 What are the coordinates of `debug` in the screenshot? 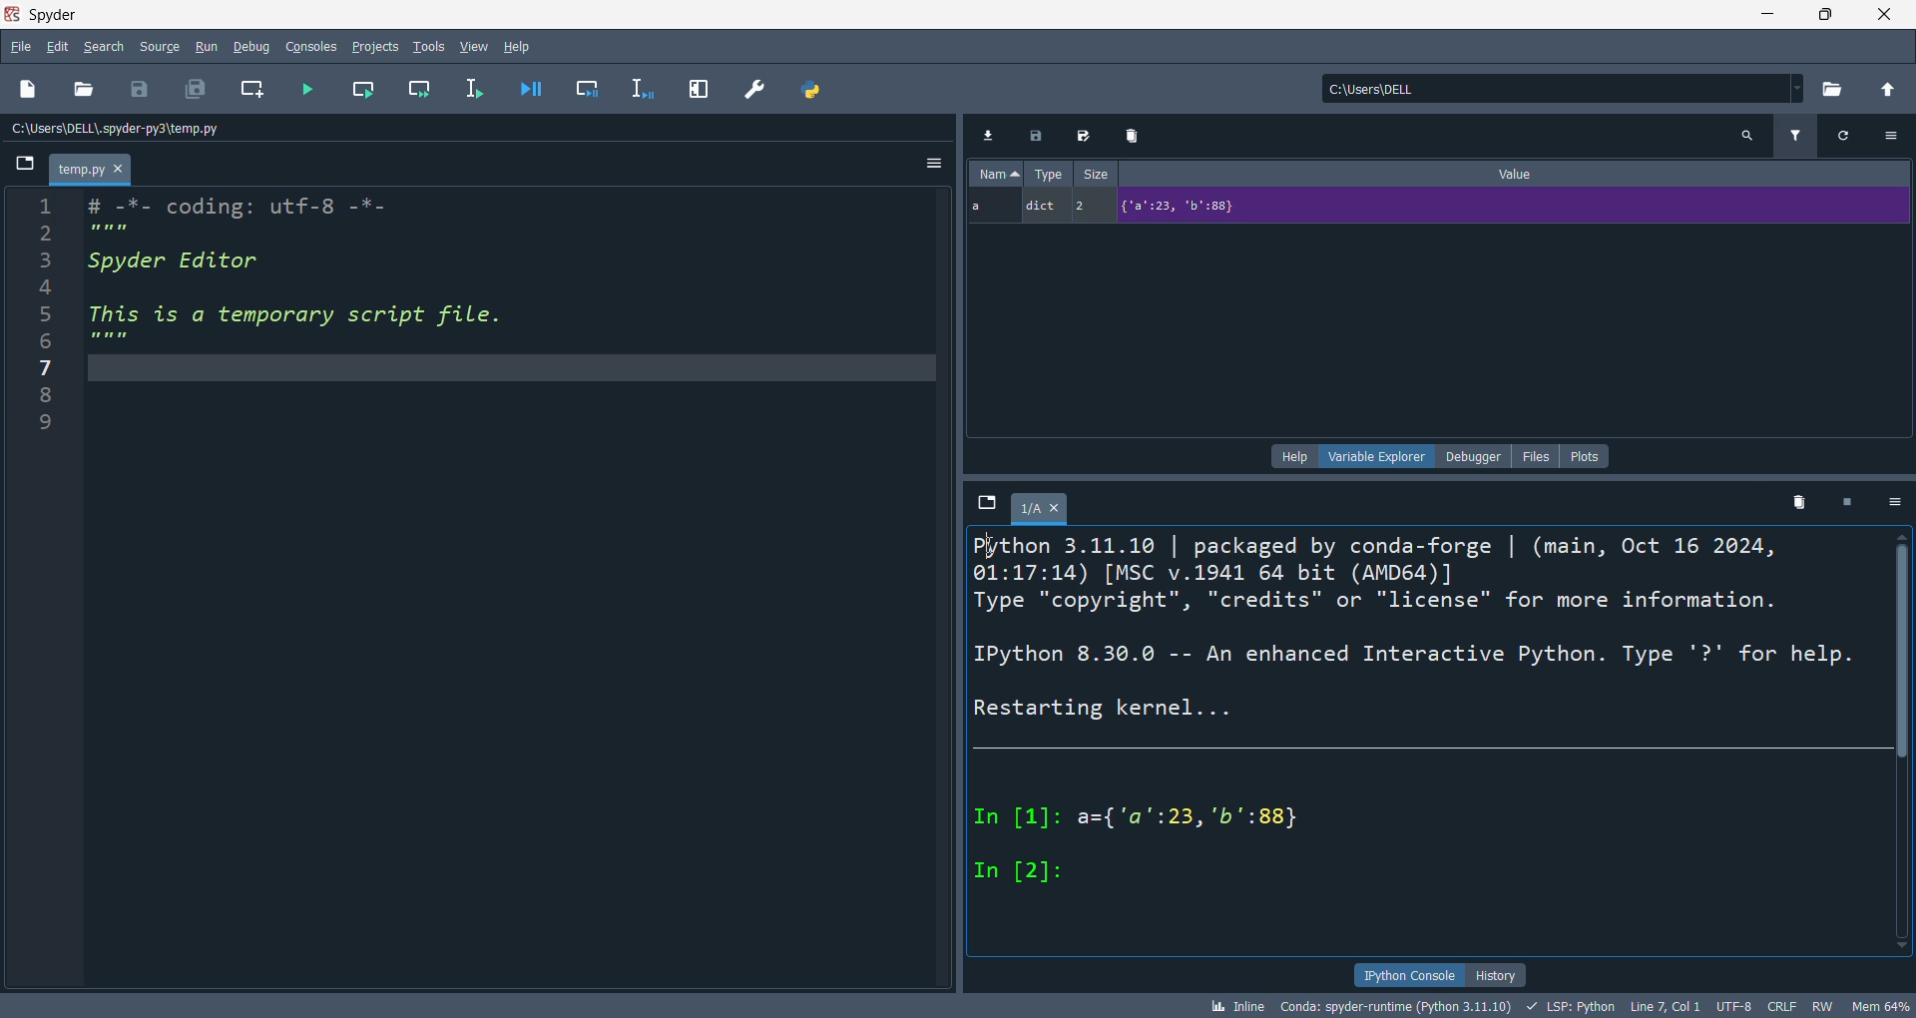 It's located at (254, 45).